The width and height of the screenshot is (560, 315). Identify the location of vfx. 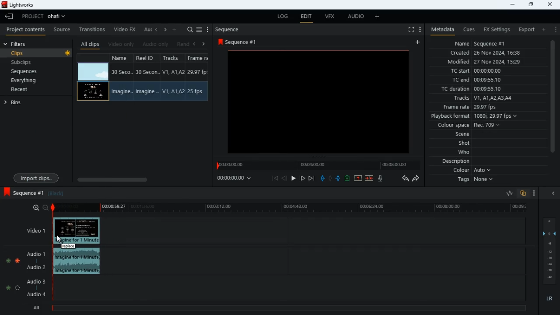
(329, 17).